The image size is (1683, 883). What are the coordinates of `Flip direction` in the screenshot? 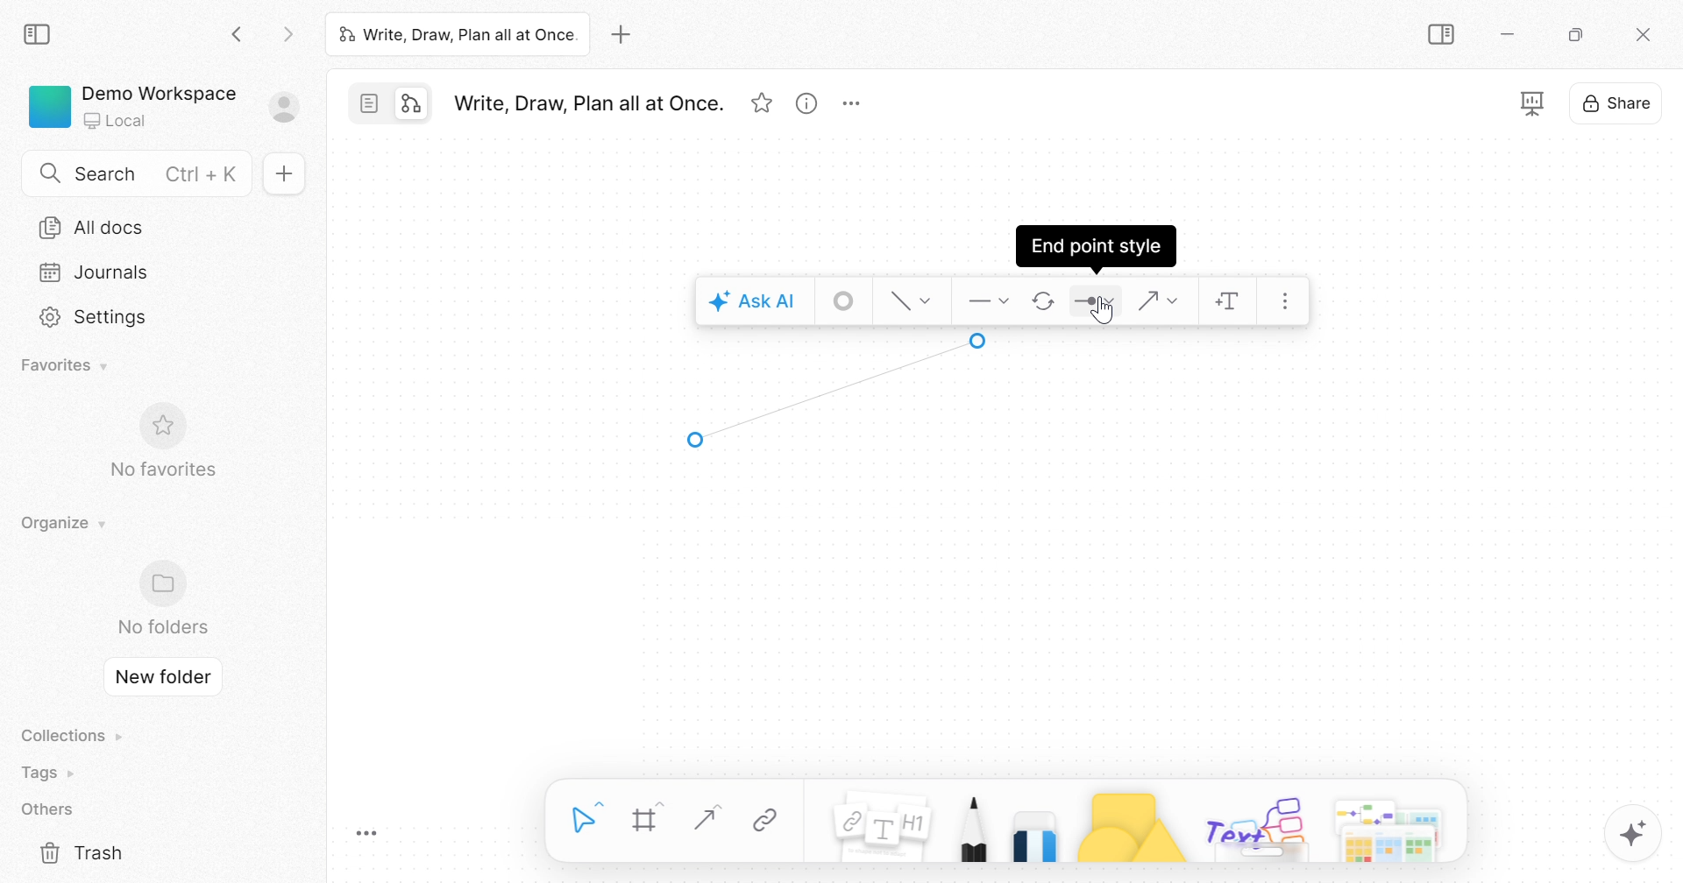 It's located at (1045, 303).